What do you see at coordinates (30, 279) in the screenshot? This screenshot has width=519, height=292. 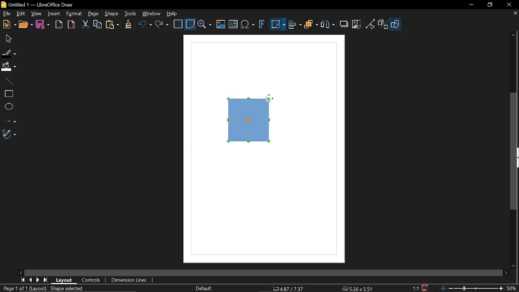 I see `Previous page` at bounding box center [30, 279].